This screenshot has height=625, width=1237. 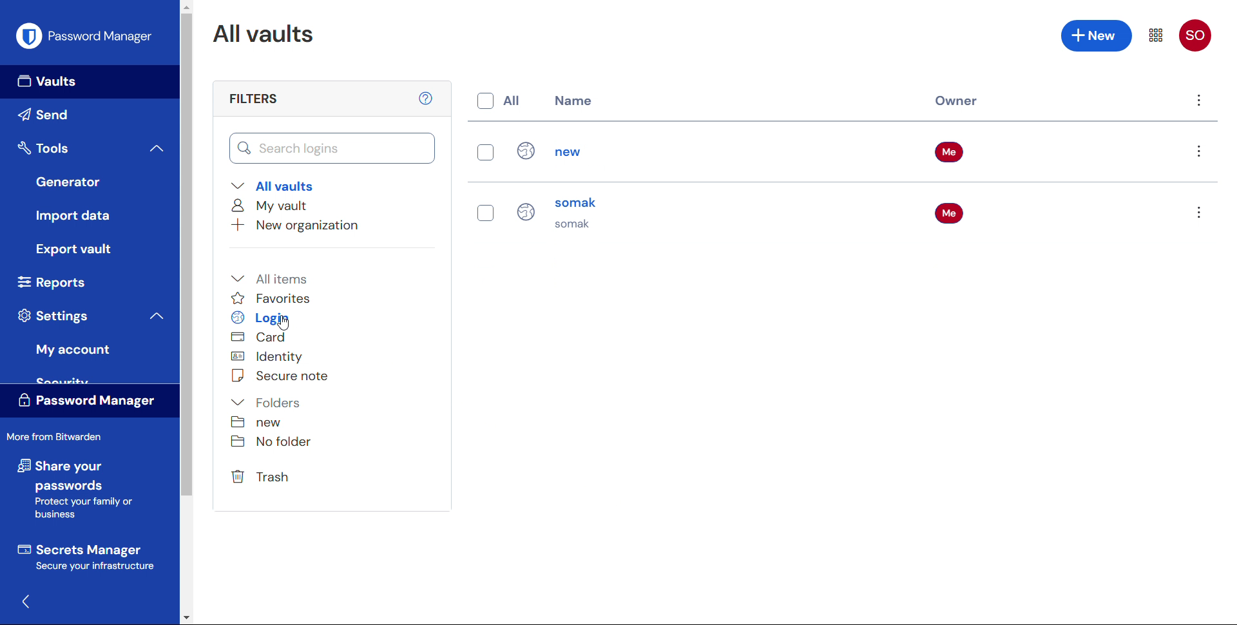 I want to click on Menu , so click(x=1157, y=36).